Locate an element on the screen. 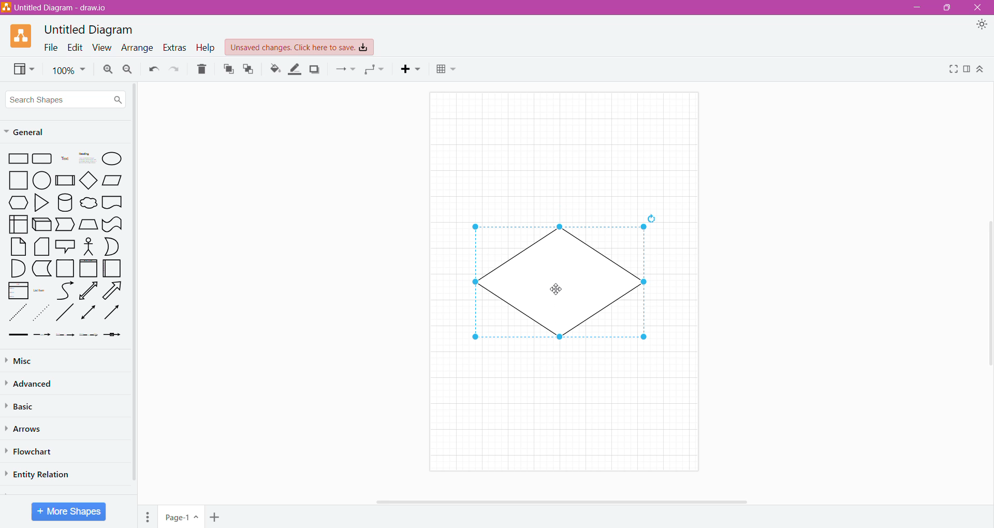 The image size is (994, 528). Bidirectional Arrow is located at coordinates (89, 290).